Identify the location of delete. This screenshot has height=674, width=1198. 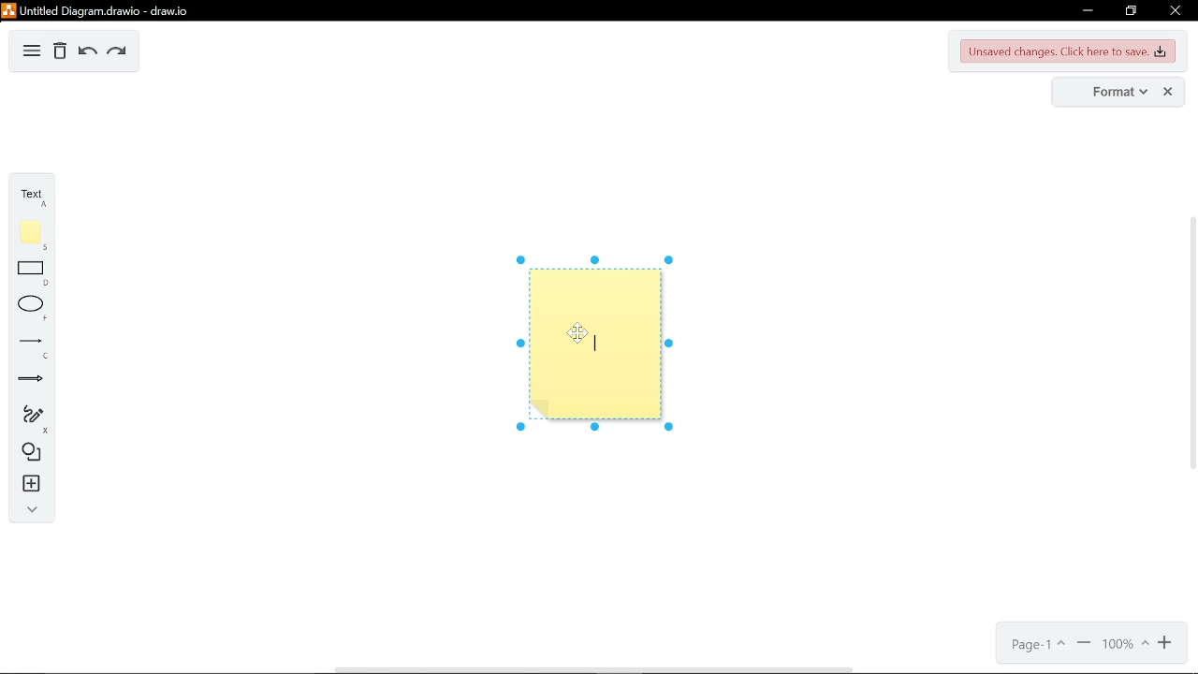
(60, 52).